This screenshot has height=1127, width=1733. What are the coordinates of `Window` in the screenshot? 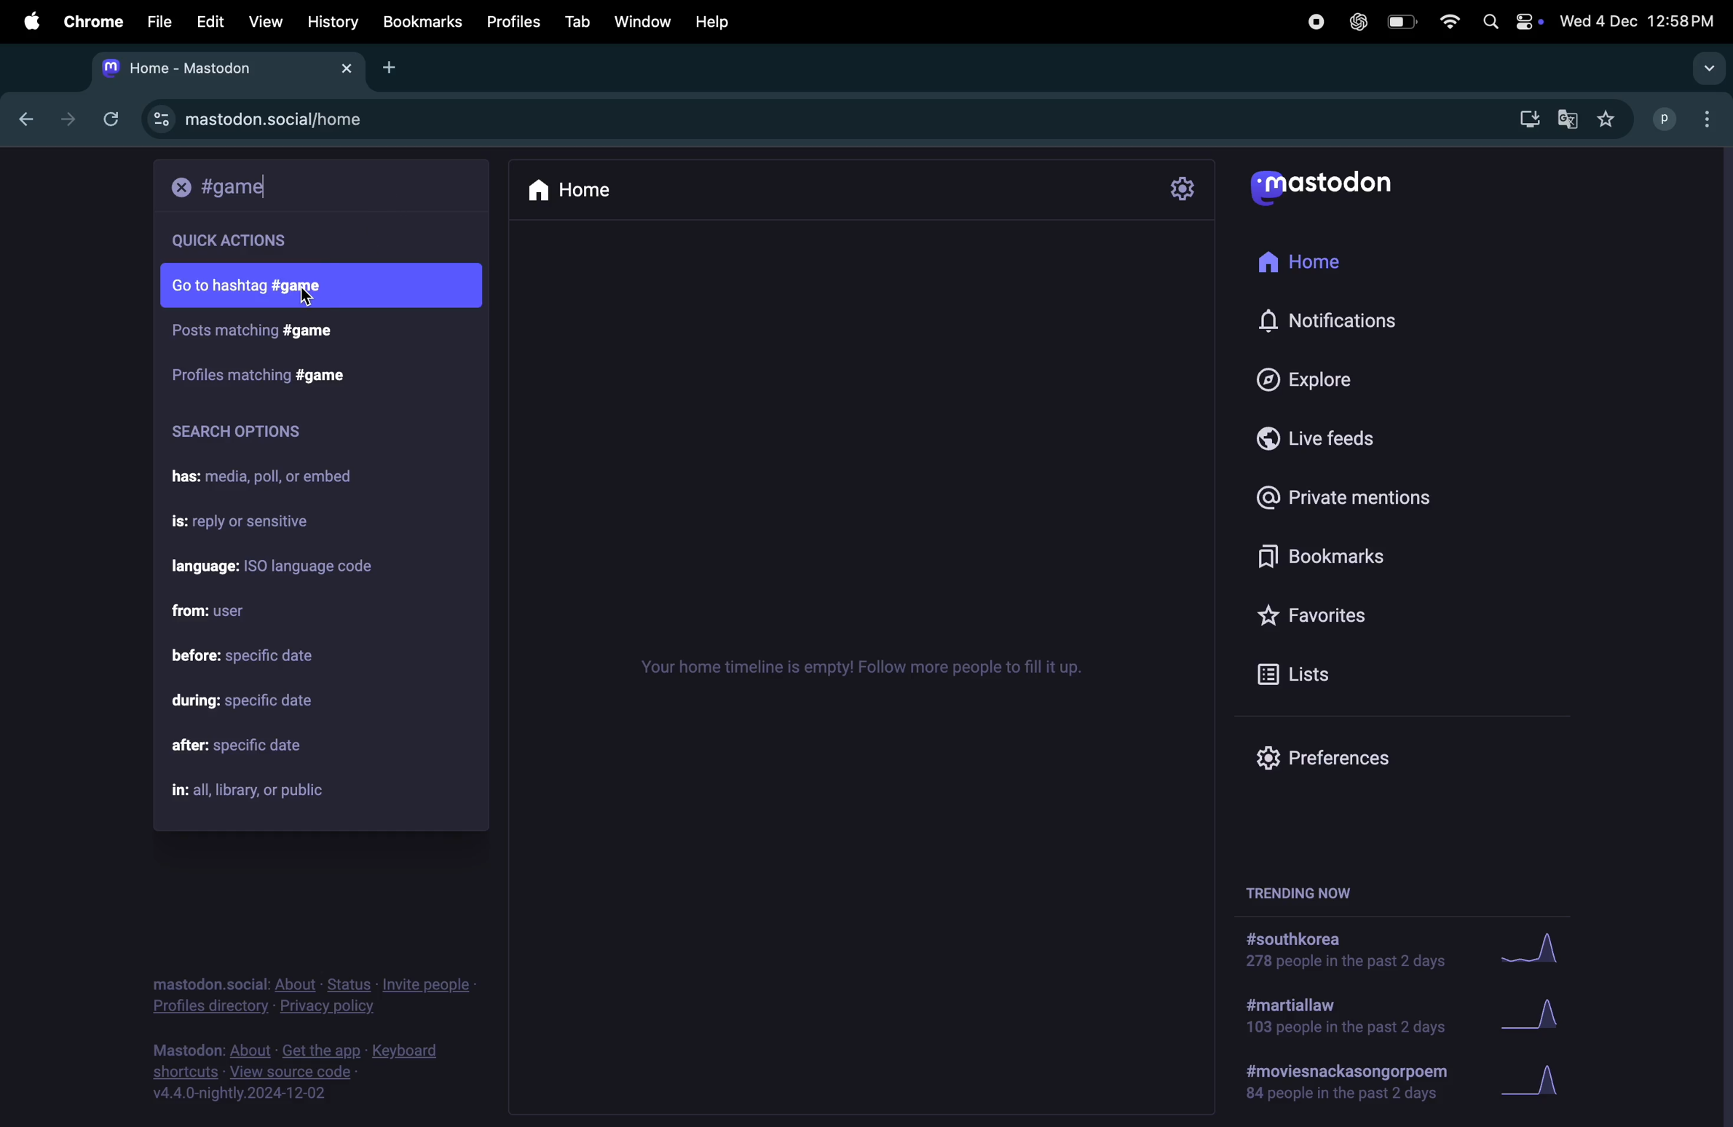 It's located at (642, 21).